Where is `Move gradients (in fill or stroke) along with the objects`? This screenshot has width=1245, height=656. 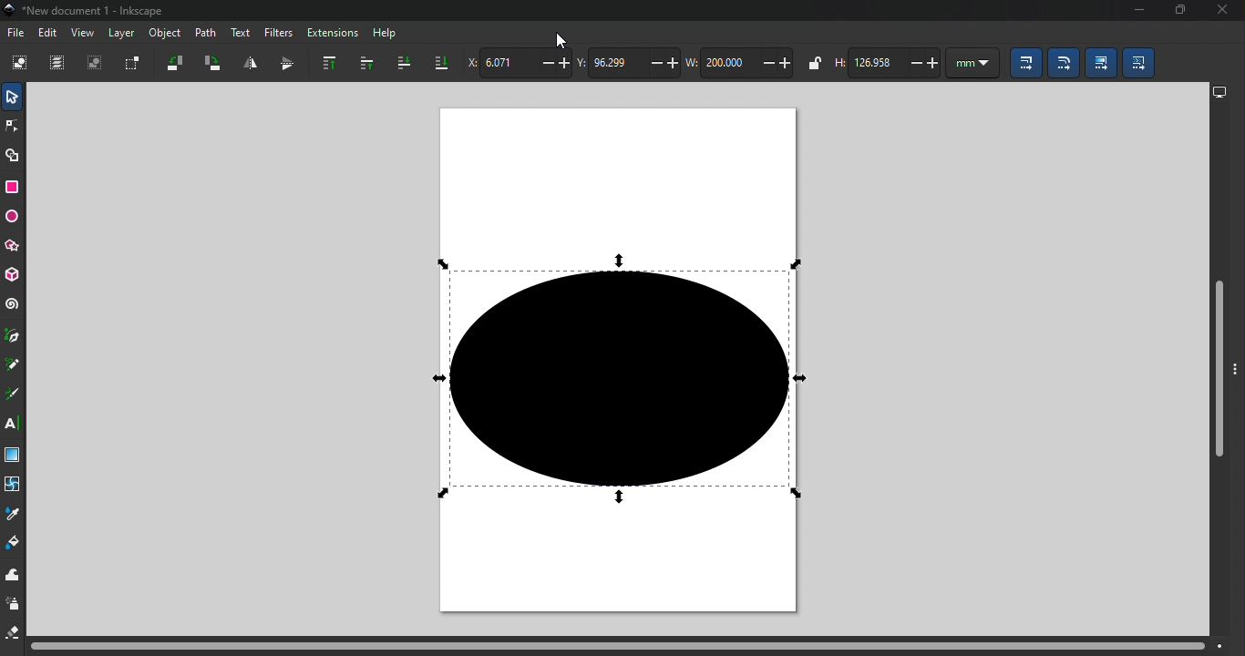 Move gradients (in fill or stroke) along with the objects is located at coordinates (1102, 64).